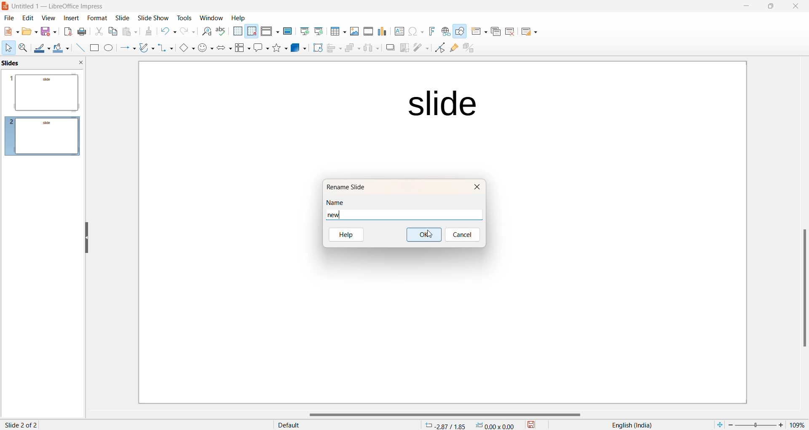 The image size is (809, 430). I want to click on Copy, so click(112, 32).